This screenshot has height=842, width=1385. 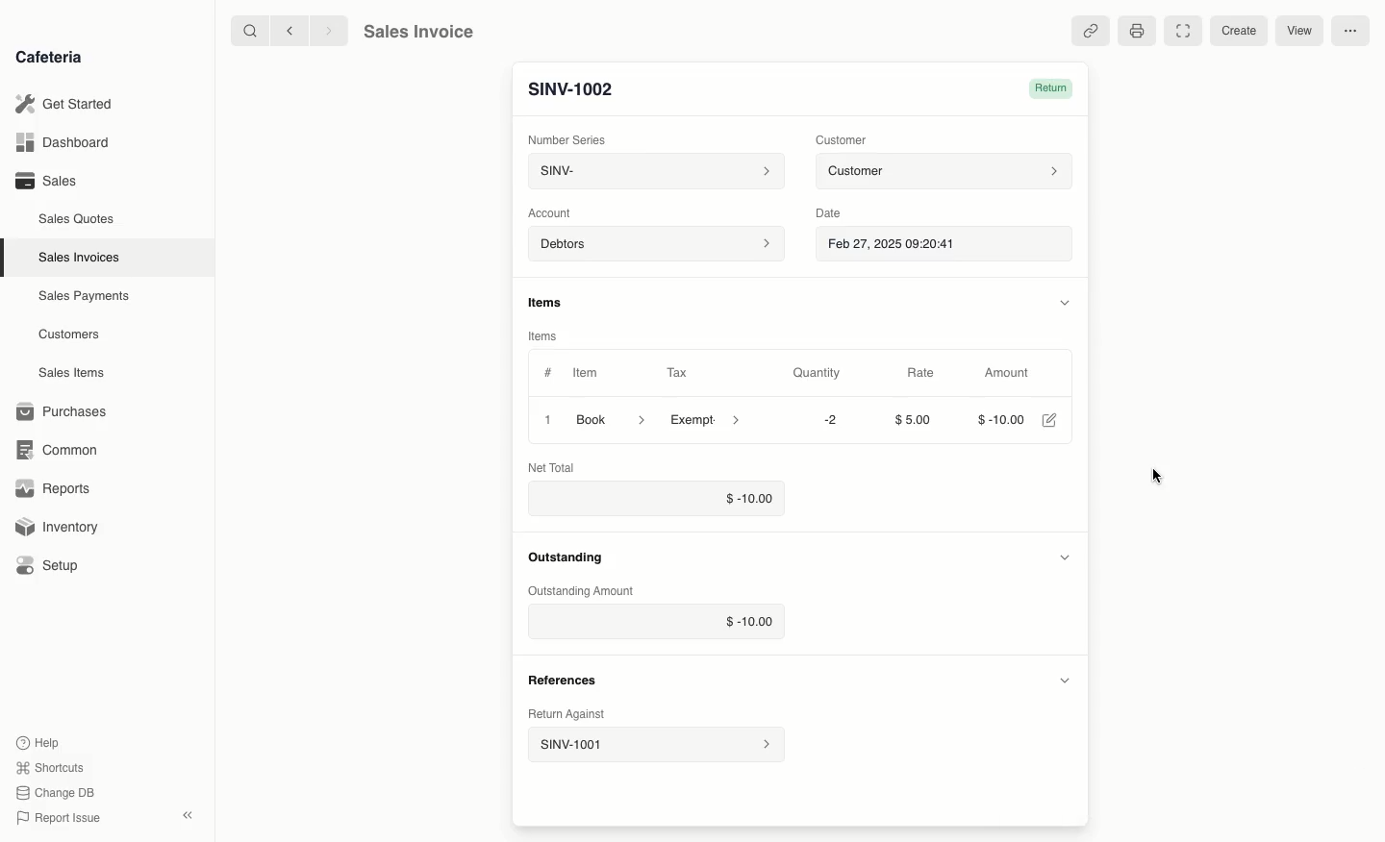 I want to click on Hide, so click(x=1064, y=680).